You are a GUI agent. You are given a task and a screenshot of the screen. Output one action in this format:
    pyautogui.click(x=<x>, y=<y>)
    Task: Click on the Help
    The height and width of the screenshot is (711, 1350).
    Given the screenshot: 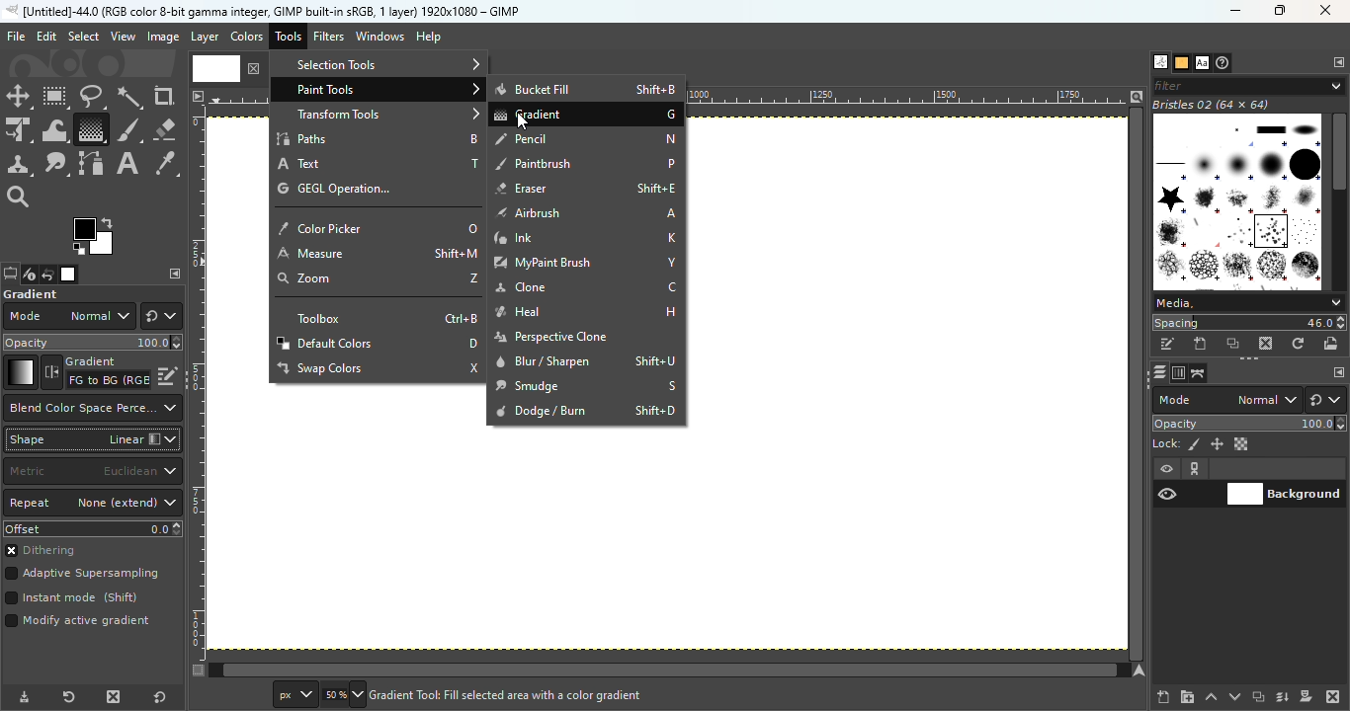 What is the action you would take?
    pyautogui.click(x=431, y=37)
    